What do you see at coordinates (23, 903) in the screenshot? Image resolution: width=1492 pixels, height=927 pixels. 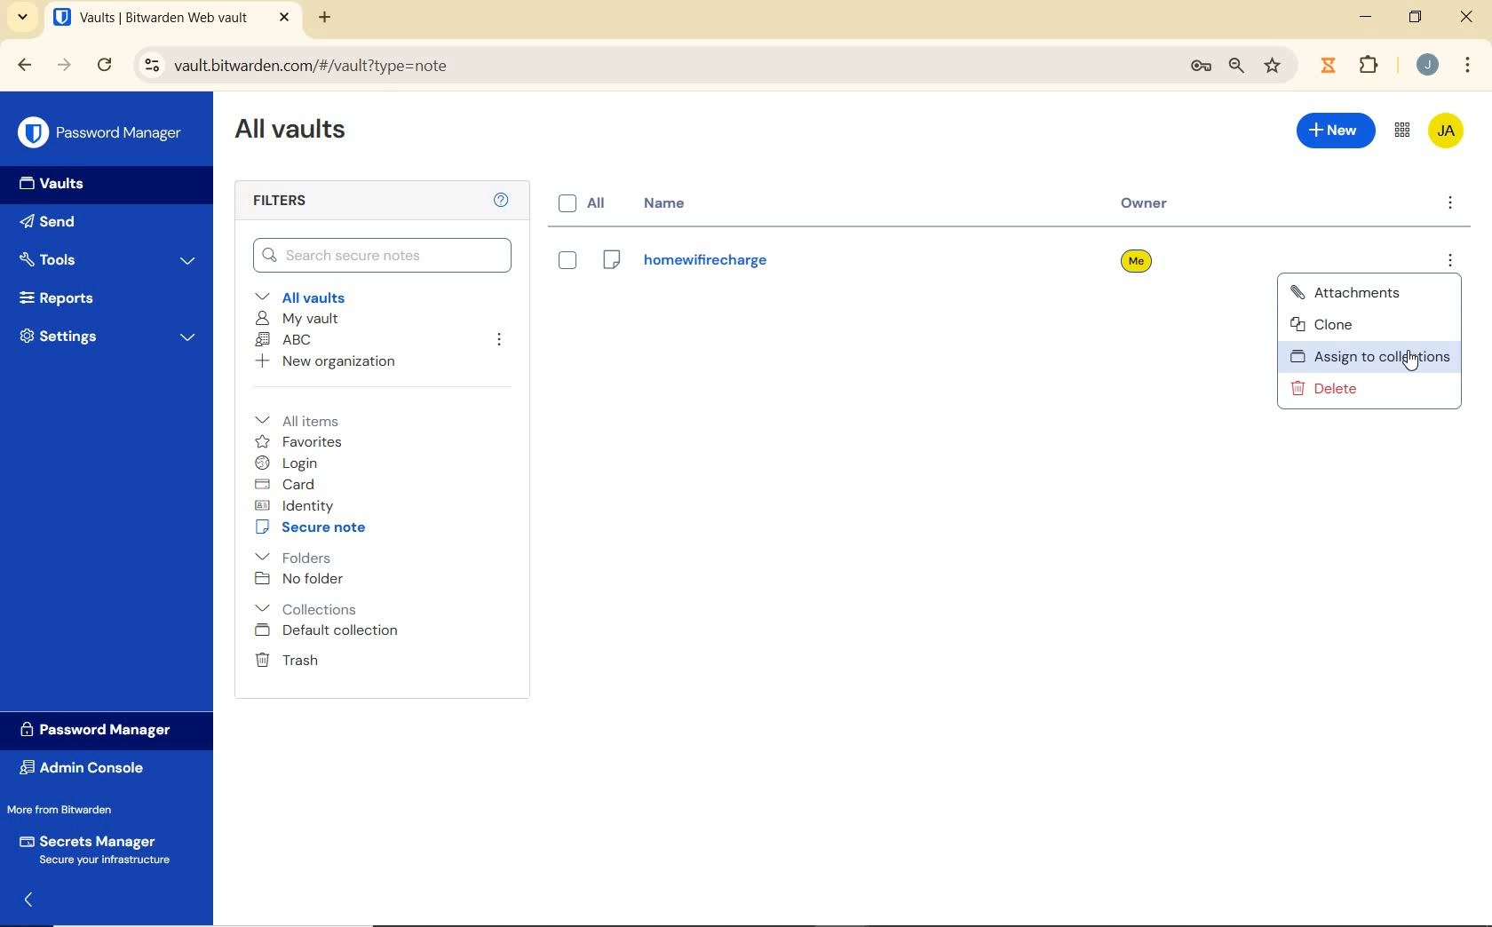 I see `expand/collapse` at bounding box center [23, 903].